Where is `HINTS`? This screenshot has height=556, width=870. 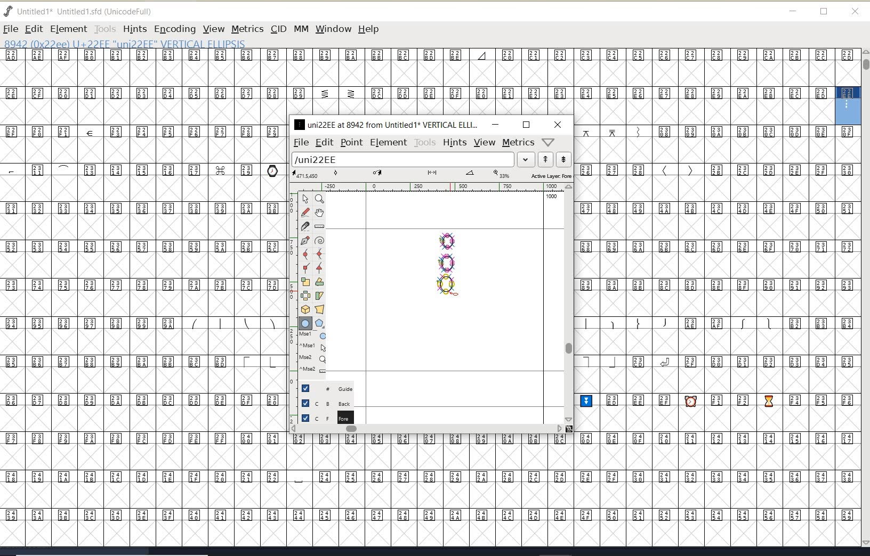 HINTS is located at coordinates (134, 29).